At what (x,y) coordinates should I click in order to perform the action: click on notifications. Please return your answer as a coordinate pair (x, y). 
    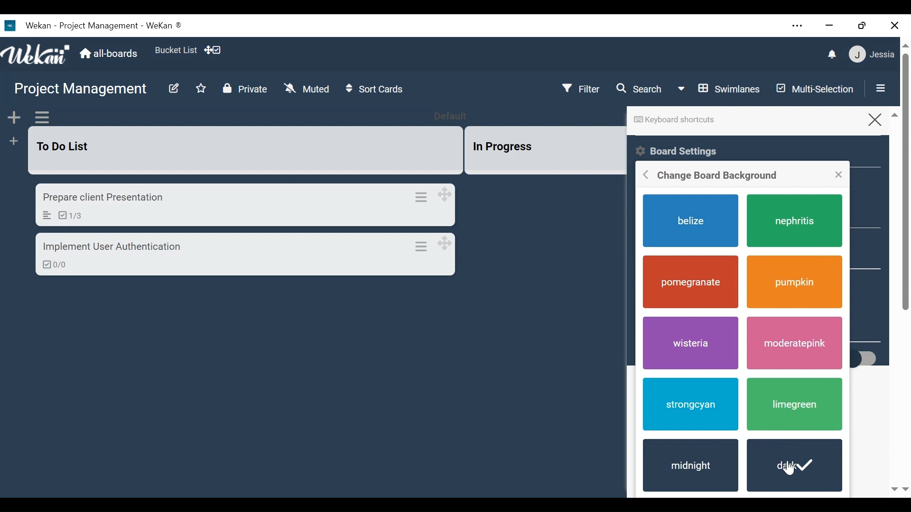
    Looking at the image, I should click on (825, 54).